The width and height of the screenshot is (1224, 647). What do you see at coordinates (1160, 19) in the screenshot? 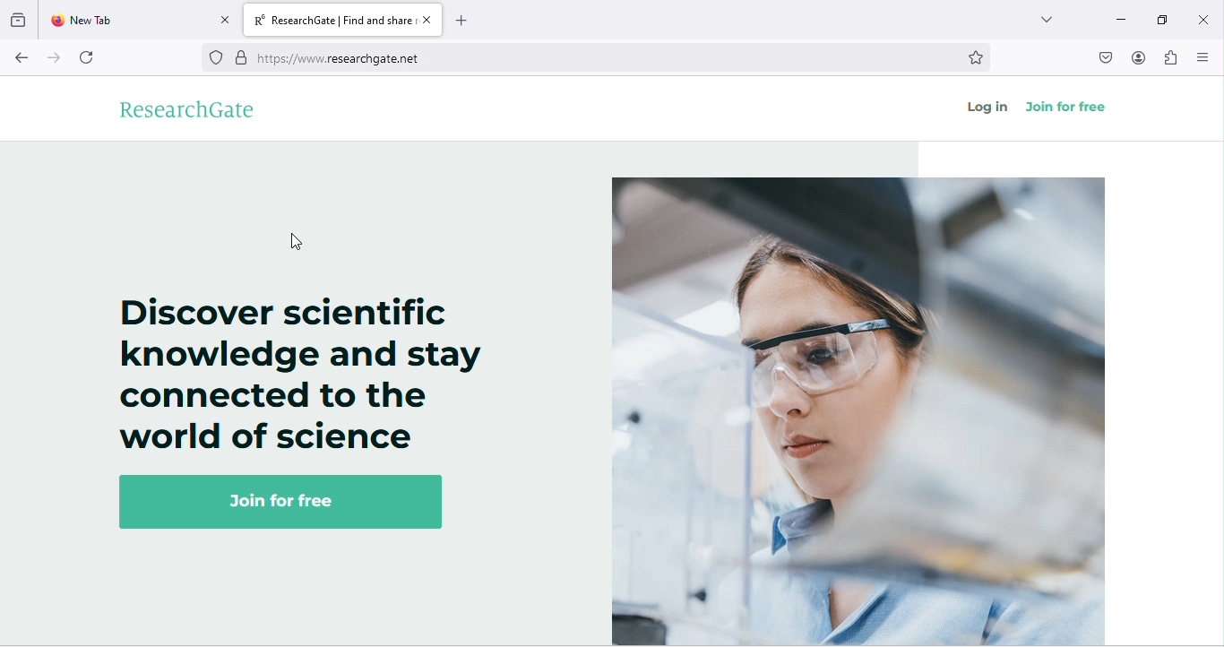
I see `maximize` at bounding box center [1160, 19].